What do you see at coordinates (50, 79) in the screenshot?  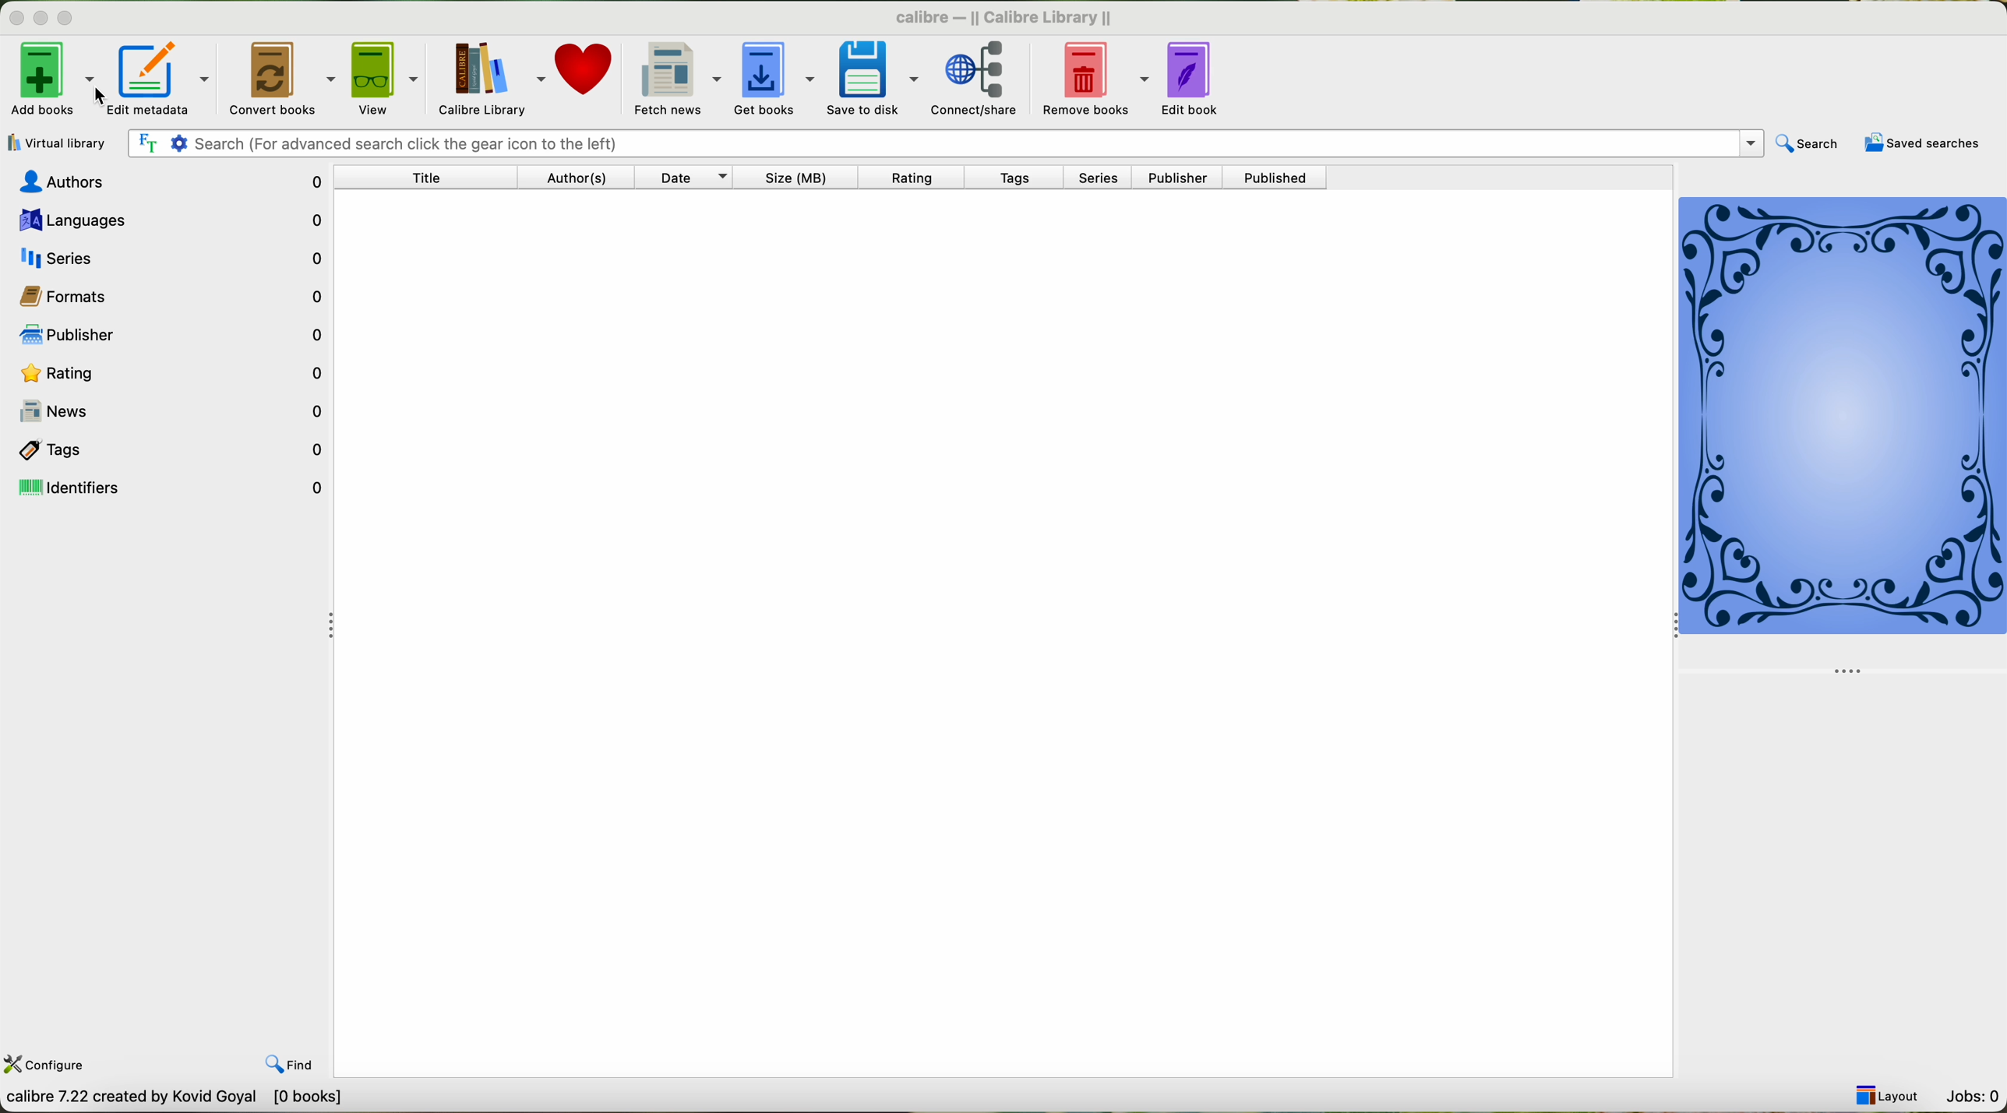 I see `add books` at bounding box center [50, 79].